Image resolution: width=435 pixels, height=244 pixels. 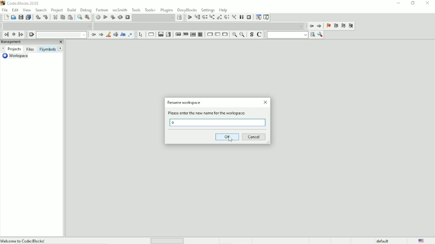 I want to click on Next instruction, so click(x=227, y=17).